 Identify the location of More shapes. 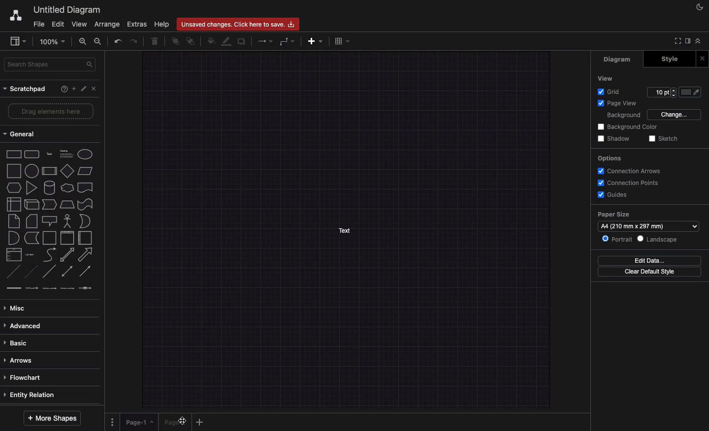
(50, 418).